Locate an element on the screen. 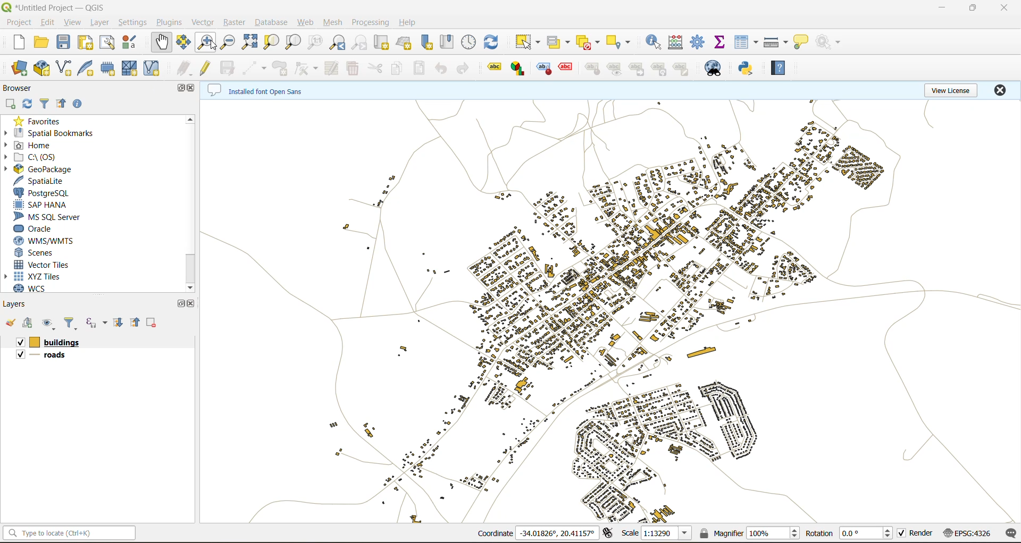 This screenshot has width=1021, height=543. enable/disable properties is located at coordinates (79, 105).